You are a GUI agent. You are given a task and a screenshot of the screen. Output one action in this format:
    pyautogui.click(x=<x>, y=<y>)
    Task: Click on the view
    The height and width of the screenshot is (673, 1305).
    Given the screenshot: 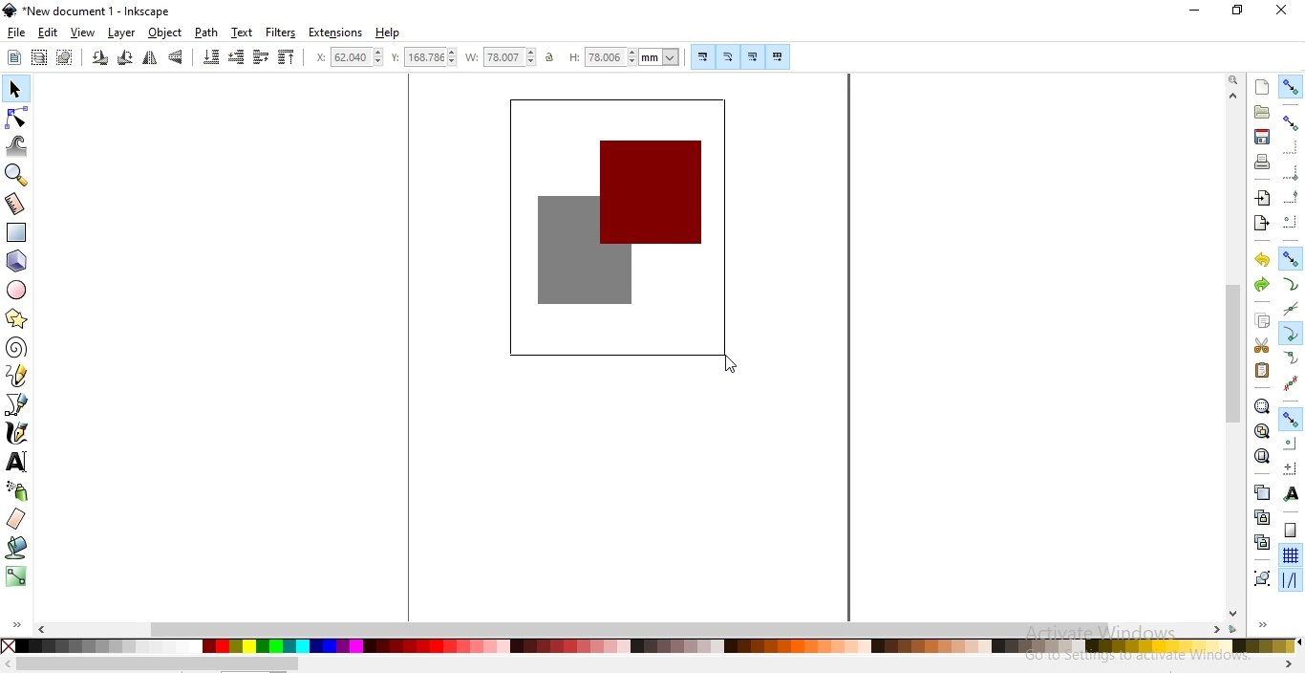 What is the action you would take?
    pyautogui.click(x=83, y=33)
    